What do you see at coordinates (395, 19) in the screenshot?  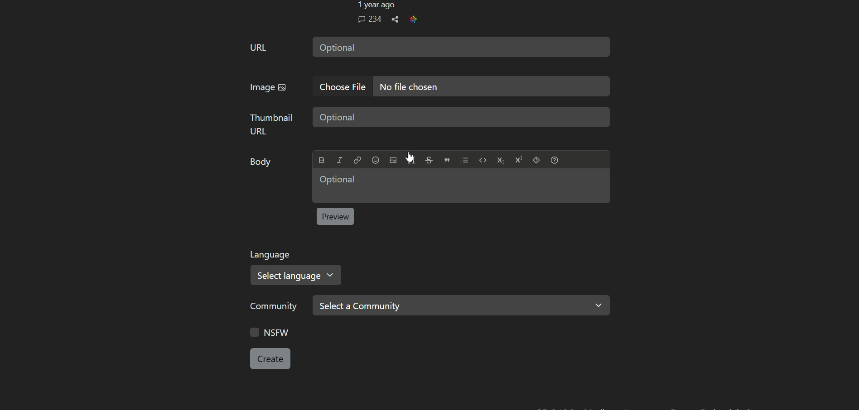 I see `Share` at bounding box center [395, 19].